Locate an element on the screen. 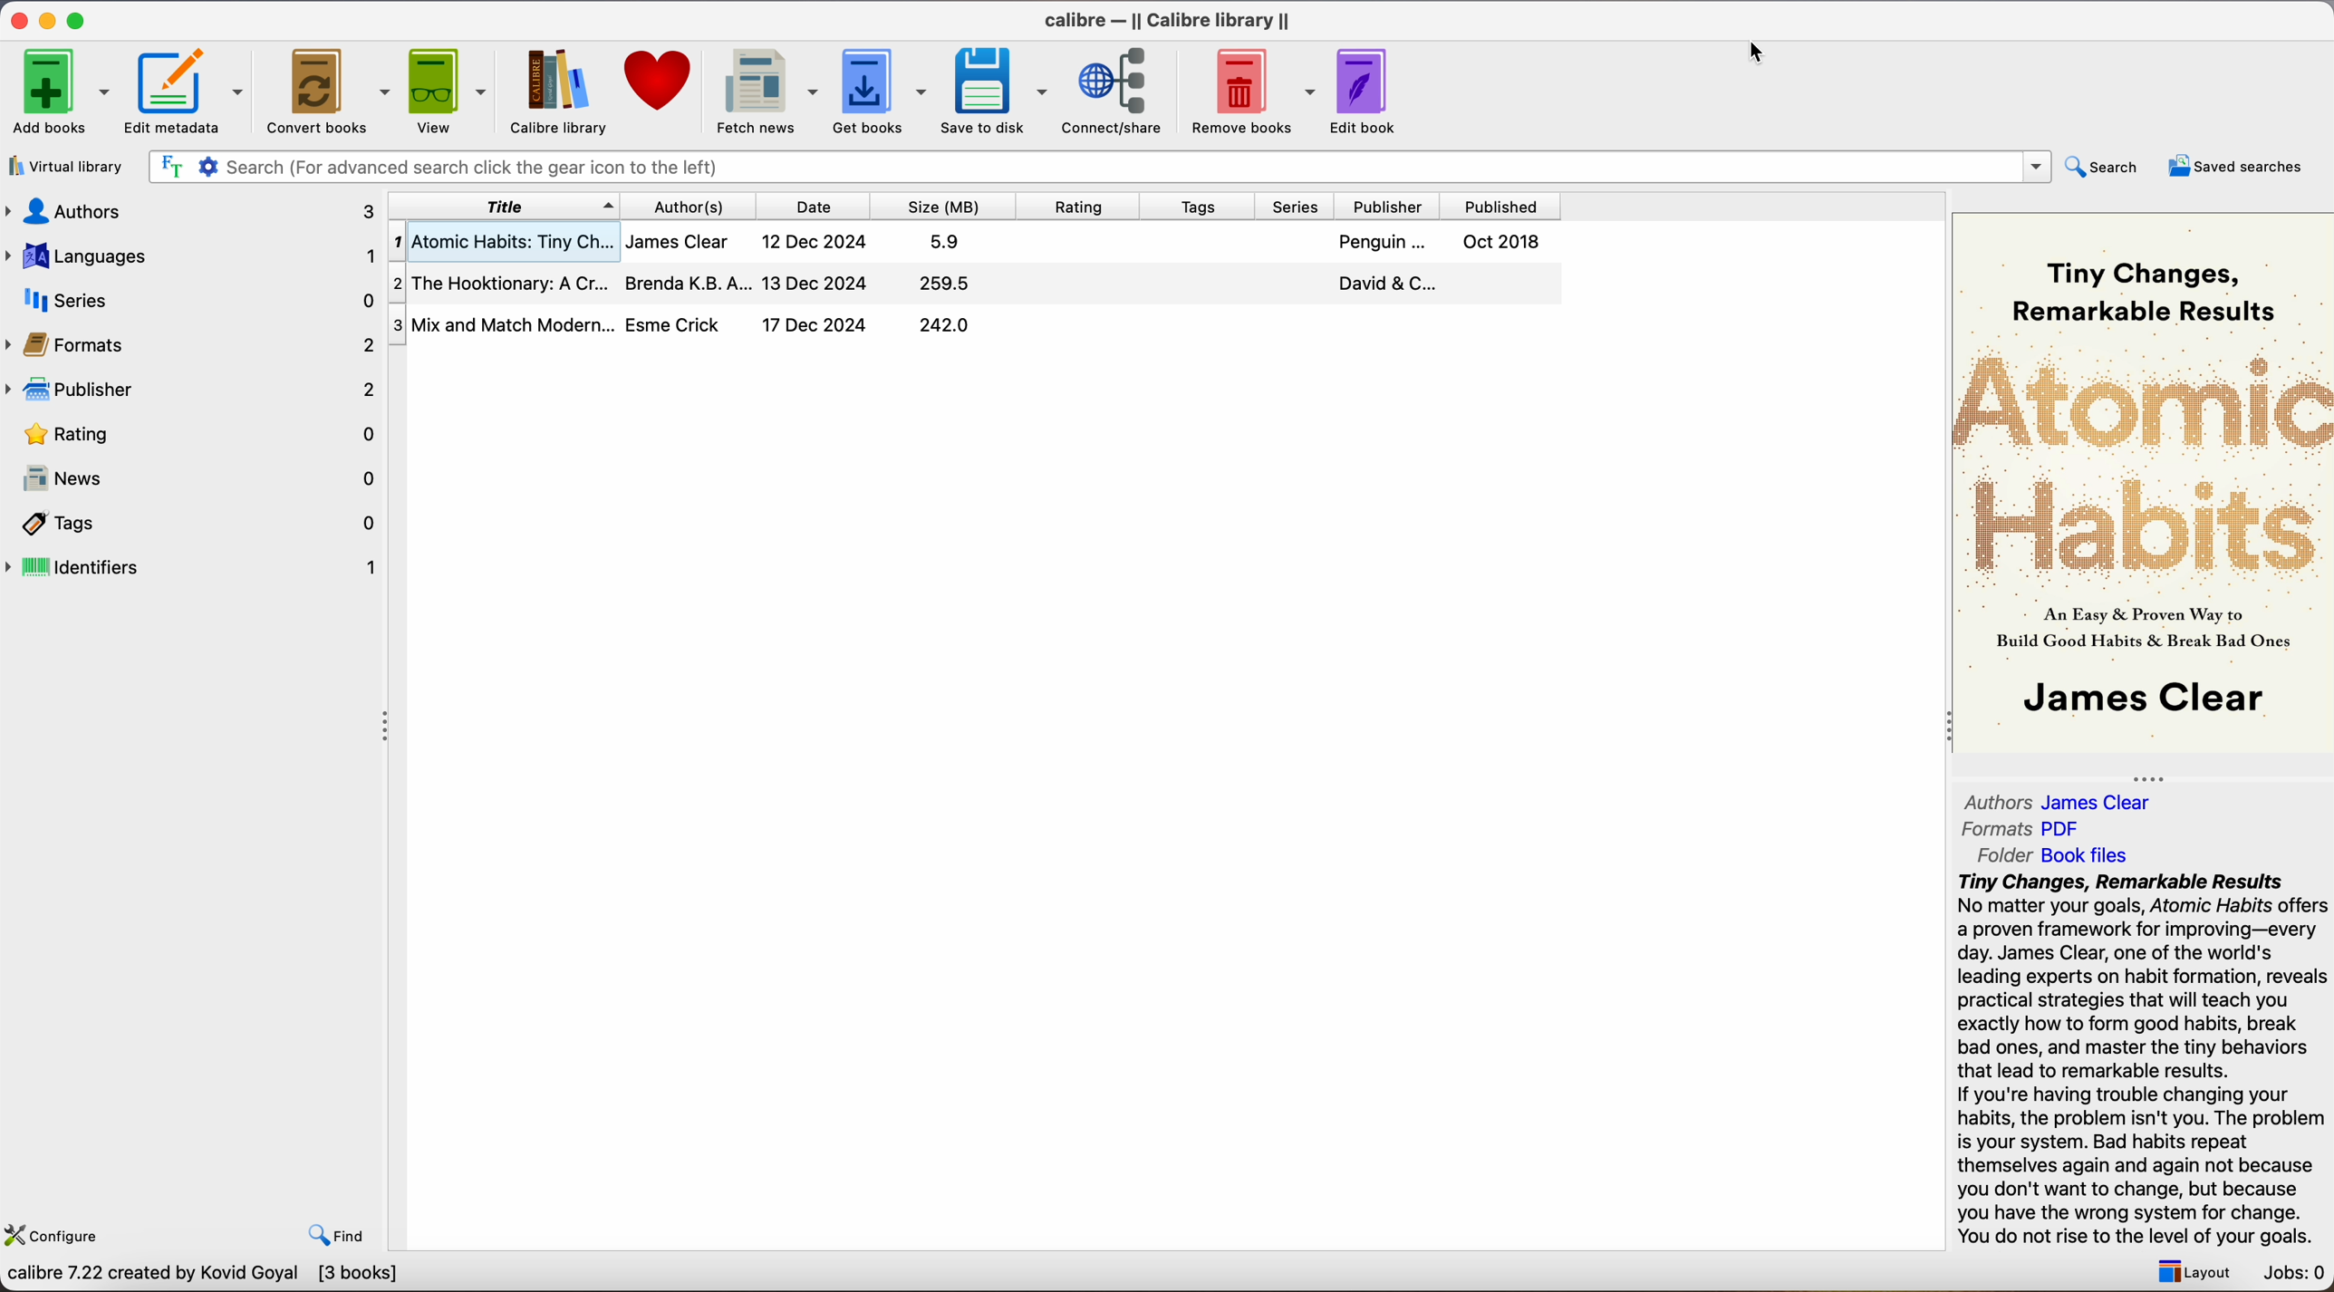  synopsis is located at coordinates (2146, 1060).